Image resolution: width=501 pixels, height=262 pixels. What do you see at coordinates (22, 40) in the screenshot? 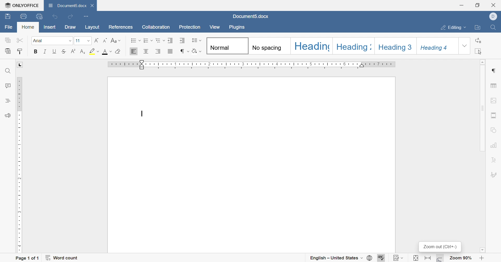
I see `cut` at bounding box center [22, 40].